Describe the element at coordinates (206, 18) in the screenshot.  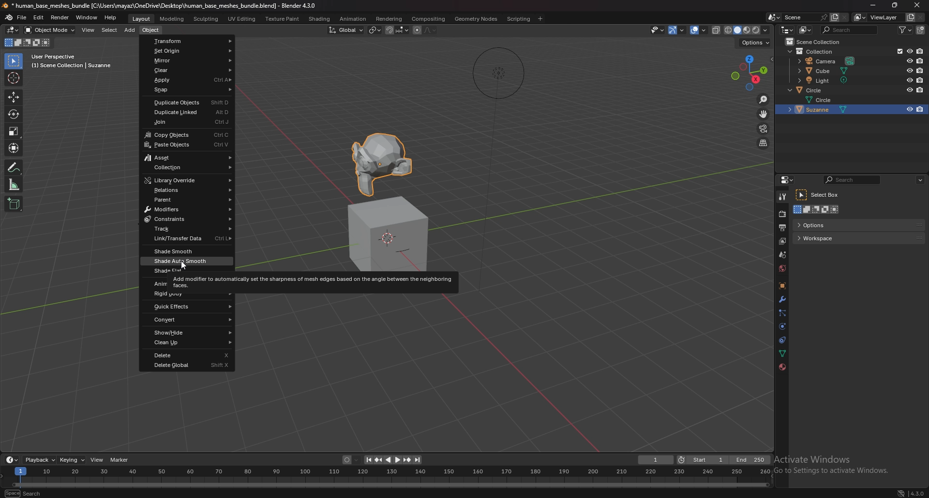
I see `sculpting` at that location.